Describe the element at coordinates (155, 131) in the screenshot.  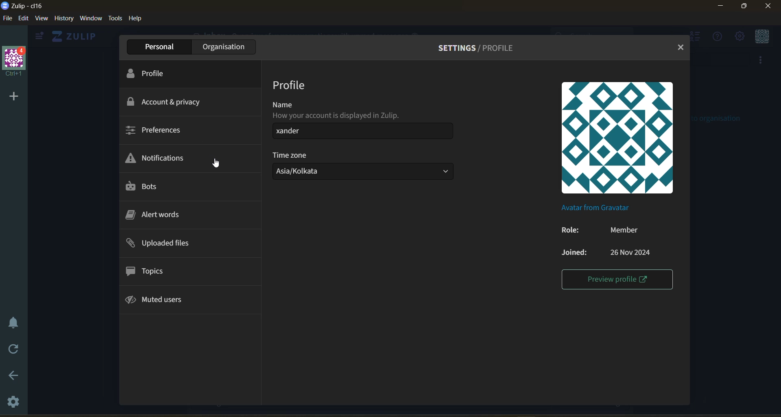
I see `preferences` at that location.